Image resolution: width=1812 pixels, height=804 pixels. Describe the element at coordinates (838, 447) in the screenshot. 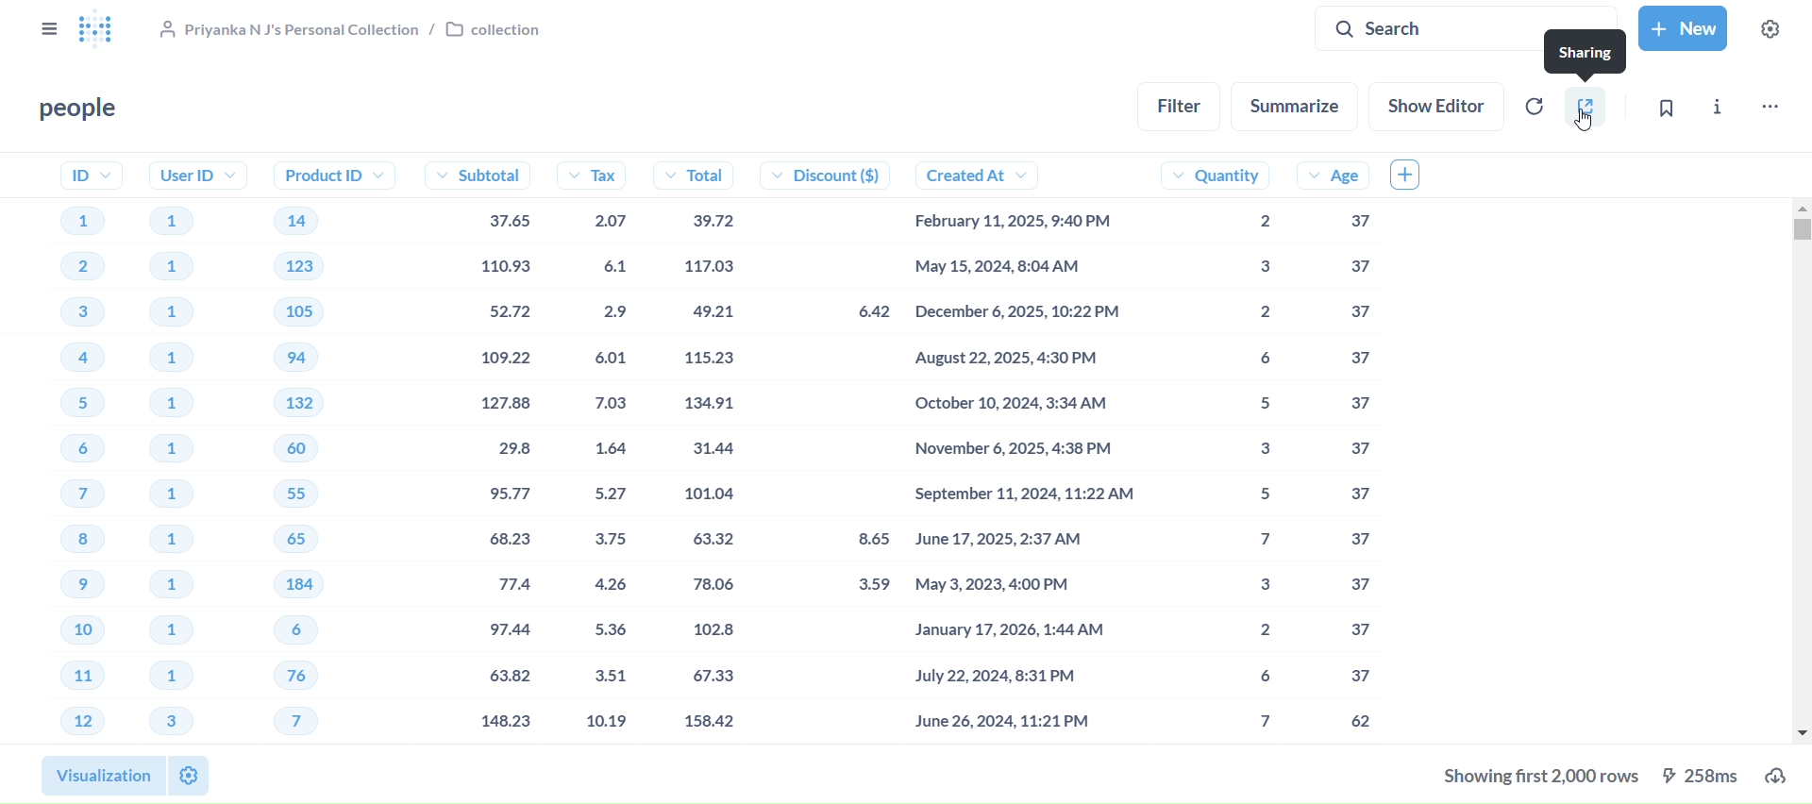

I see `discount` at that location.